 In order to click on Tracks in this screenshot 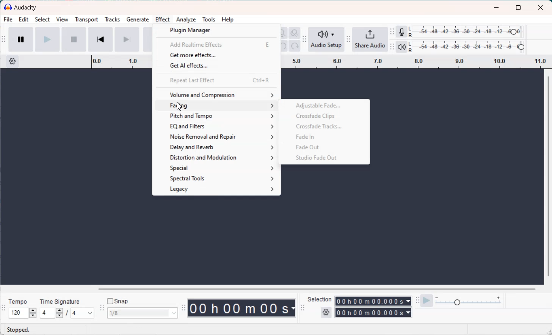, I will do `click(112, 20)`.